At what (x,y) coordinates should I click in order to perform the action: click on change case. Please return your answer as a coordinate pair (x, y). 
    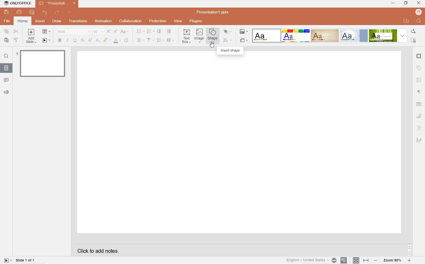
    Looking at the image, I should click on (125, 32).